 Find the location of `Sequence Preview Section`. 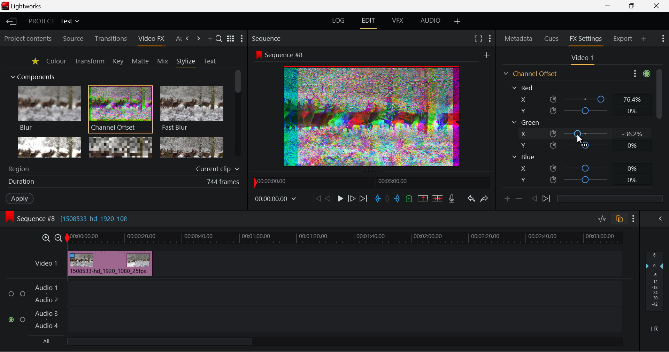

Sequence Preview Section is located at coordinates (267, 38).